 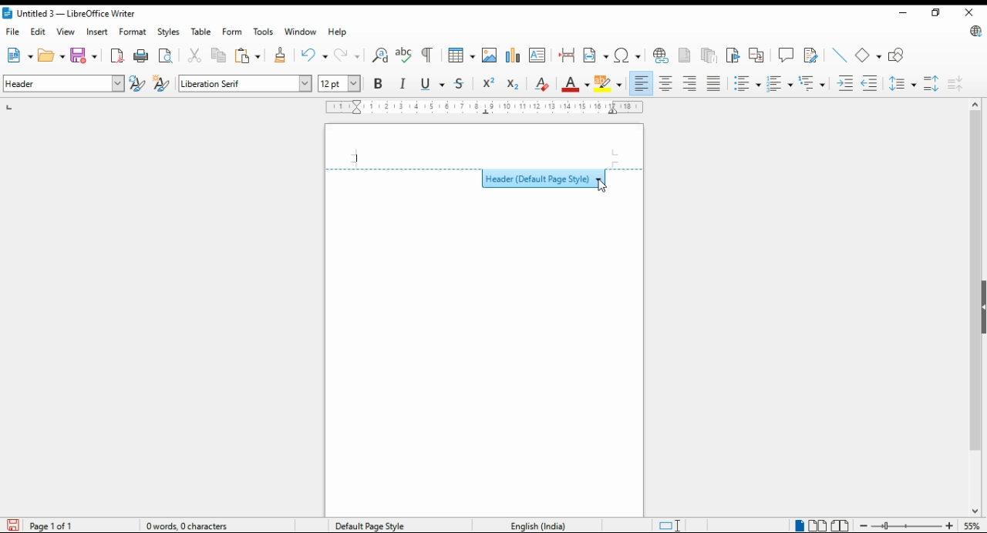 I want to click on italics, so click(x=403, y=83).